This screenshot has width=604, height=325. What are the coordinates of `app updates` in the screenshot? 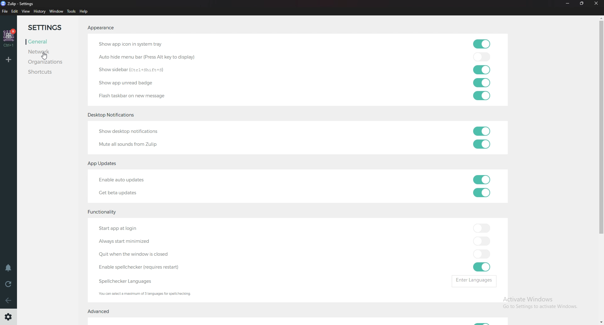 It's located at (105, 164).